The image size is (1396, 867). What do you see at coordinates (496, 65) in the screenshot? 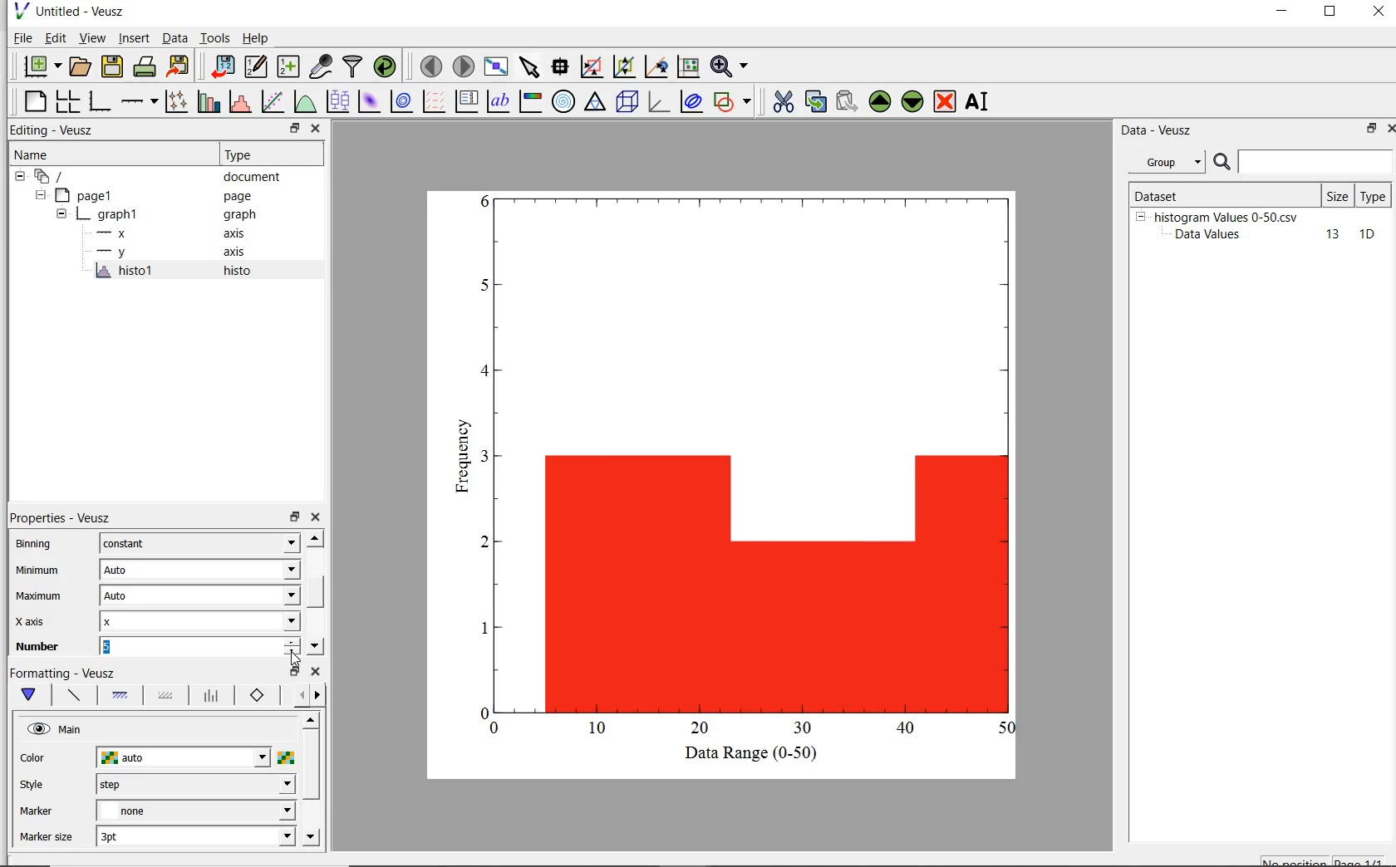
I see `view plot fullscreen` at bounding box center [496, 65].